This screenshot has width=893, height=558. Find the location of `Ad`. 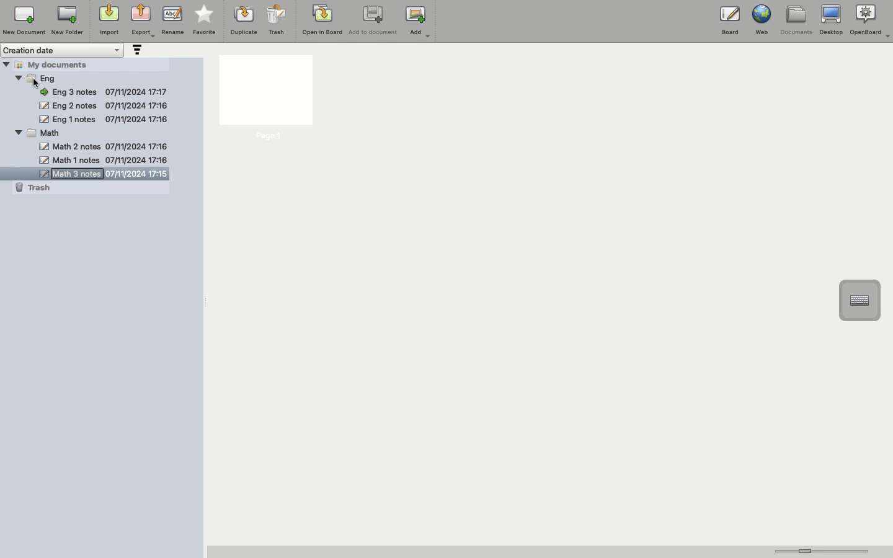

Ad is located at coordinates (419, 22).